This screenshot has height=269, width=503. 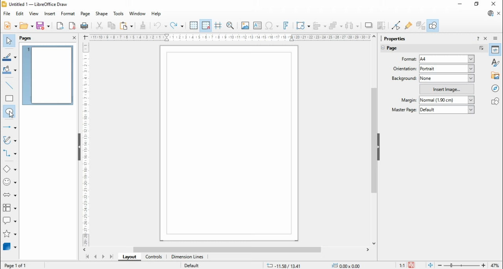 I want to click on tools, so click(x=119, y=14).